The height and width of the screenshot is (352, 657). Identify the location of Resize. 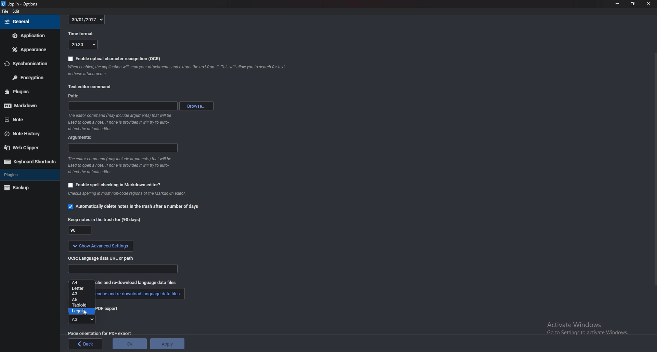
(633, 3).